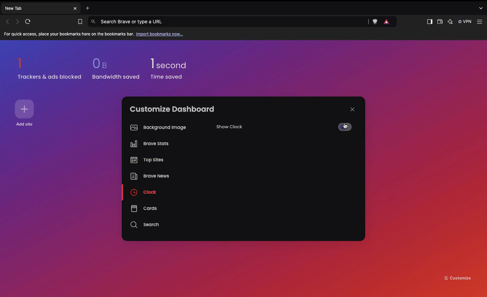 Image resolution: width=487 pixels, height=297 pixels. I want to click on on brave stats, so click(148, 145).